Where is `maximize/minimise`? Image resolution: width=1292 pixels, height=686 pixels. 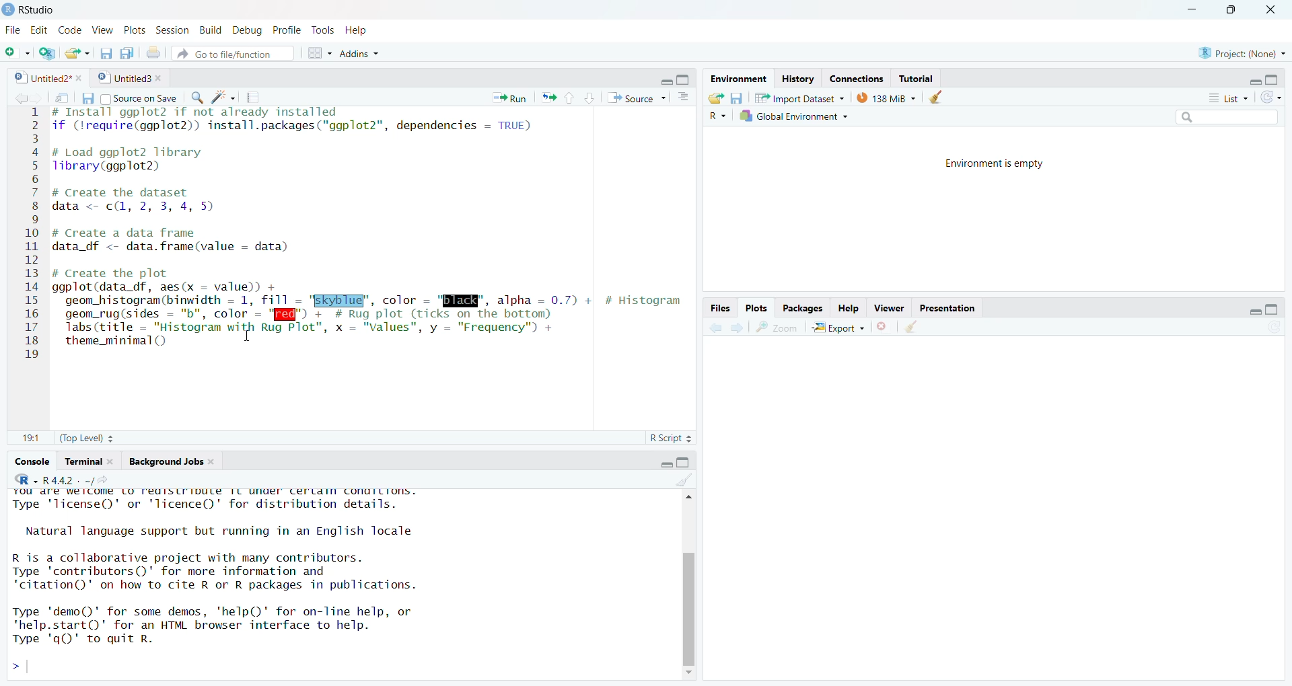 maximize/minimise is located at coordinates (680, 464).